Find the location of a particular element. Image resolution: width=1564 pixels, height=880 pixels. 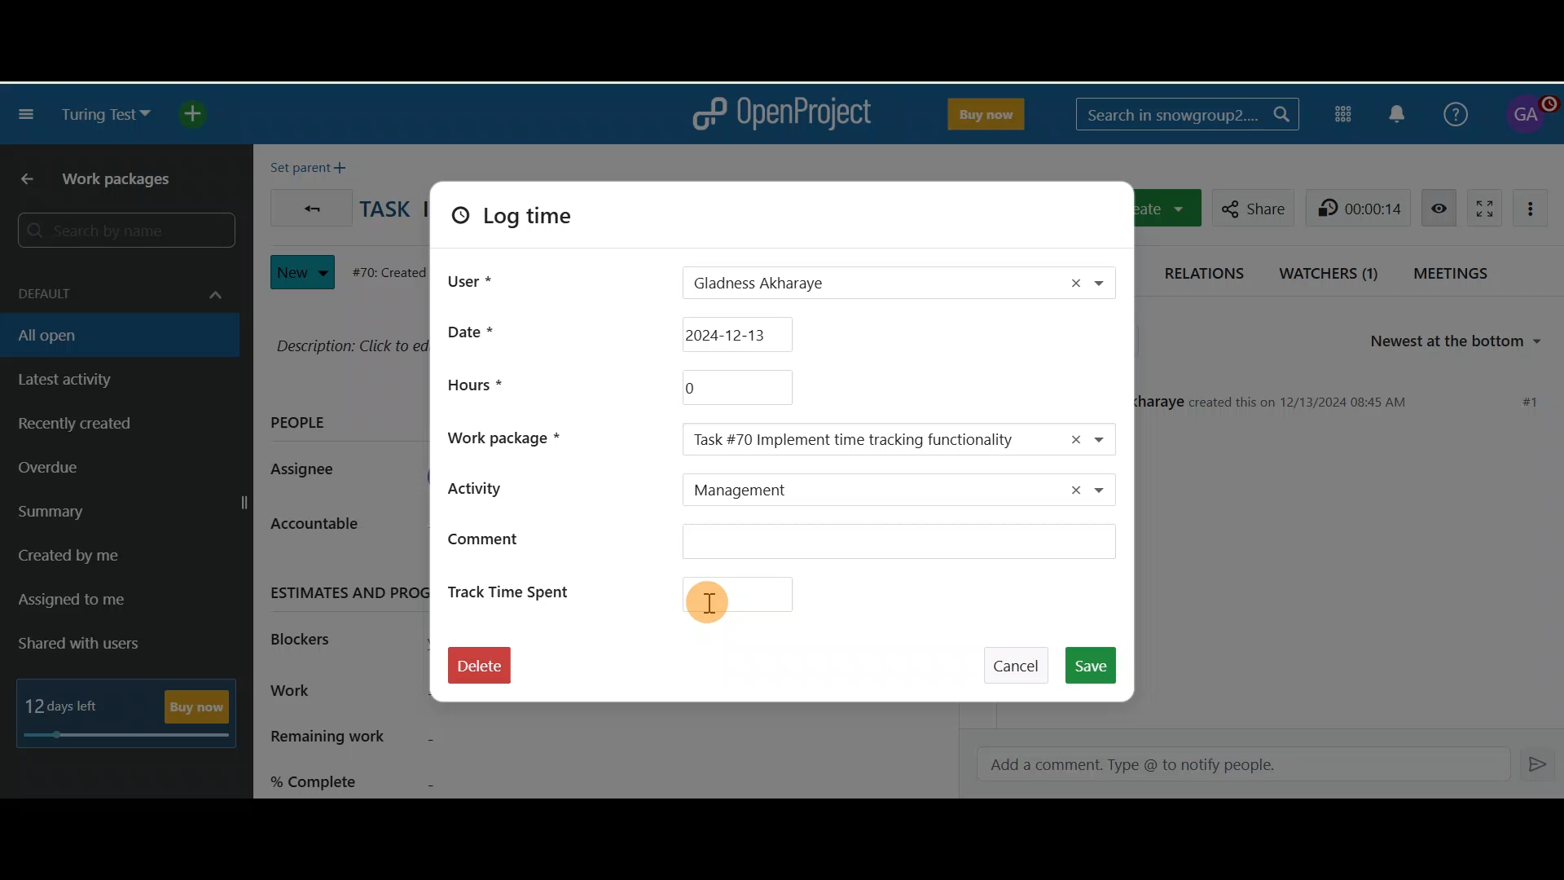

Log time is located at coordinates (536, 222).